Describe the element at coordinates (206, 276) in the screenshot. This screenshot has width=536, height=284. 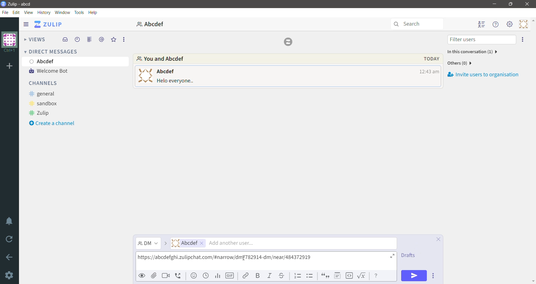
I see `Add global time` at that location.